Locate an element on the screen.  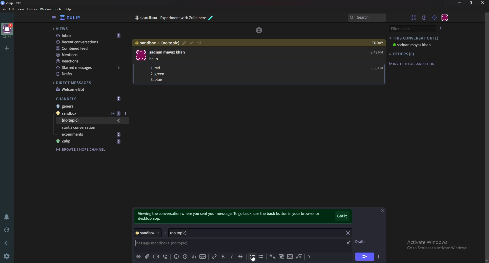
Math is located at coordinates (299, 256).